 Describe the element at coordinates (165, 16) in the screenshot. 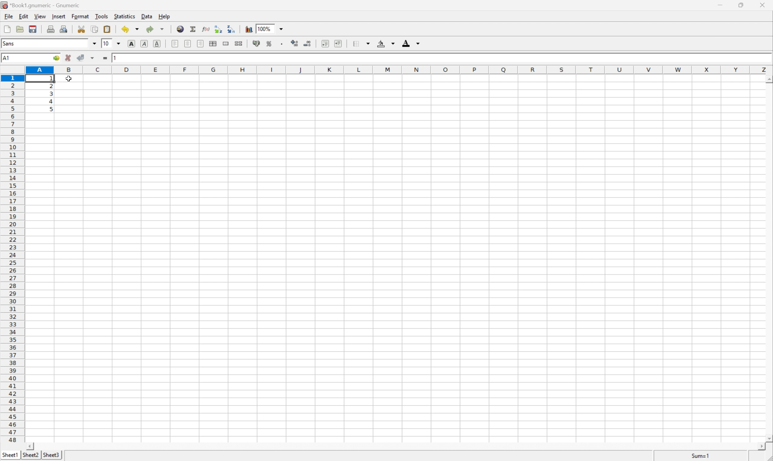

I see `Help` at that location.